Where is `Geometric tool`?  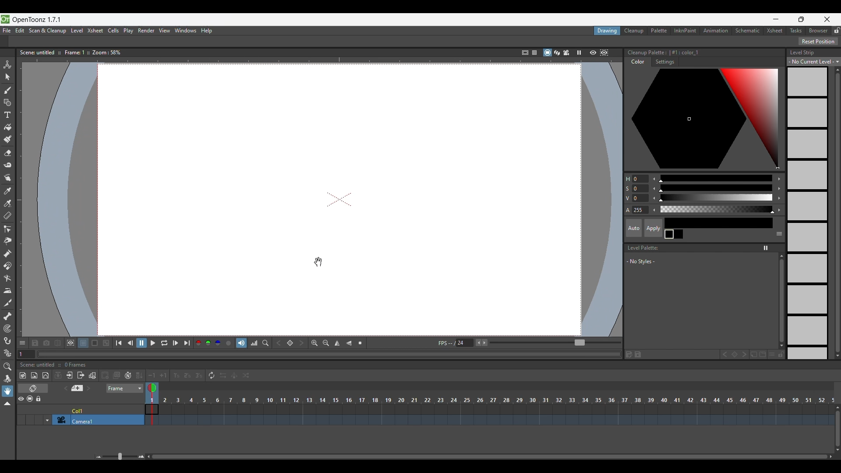
Geometric tool is located at coordinates (7, 102).